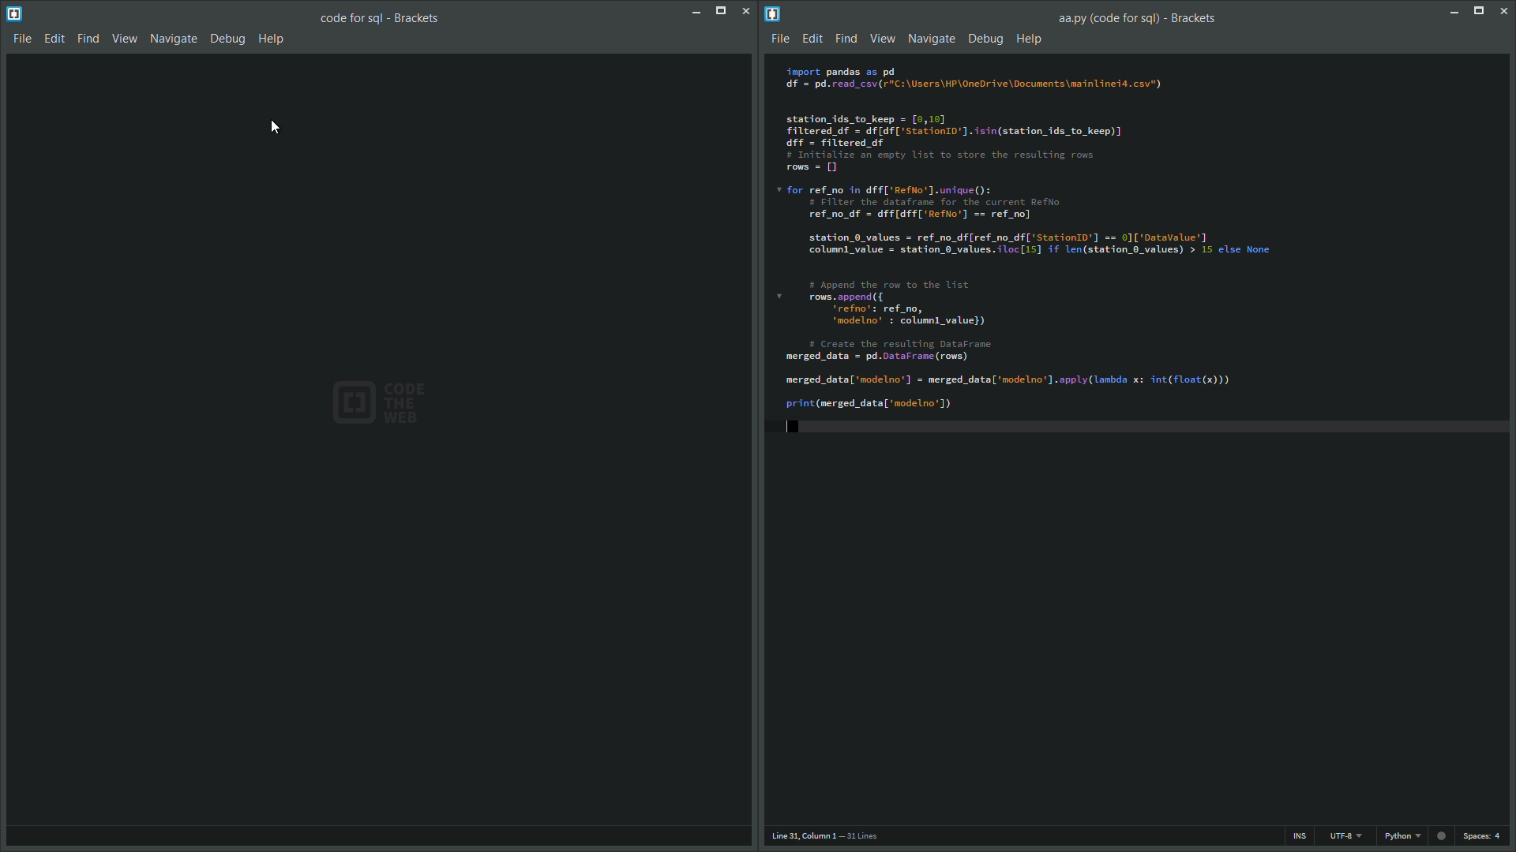 The image size is (1516, 852). I want to click on Spaces 4, so click(1487, 837).